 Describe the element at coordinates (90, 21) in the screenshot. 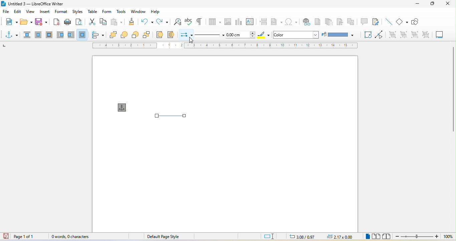

I see `cut` at that location.